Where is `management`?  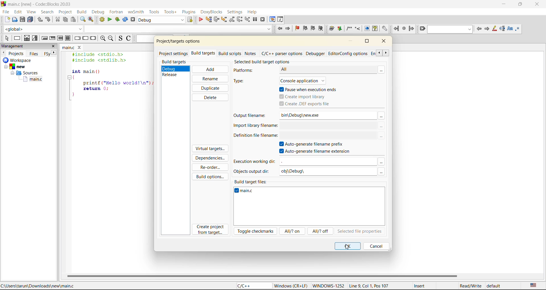
management is located at coordinates (13, 46).